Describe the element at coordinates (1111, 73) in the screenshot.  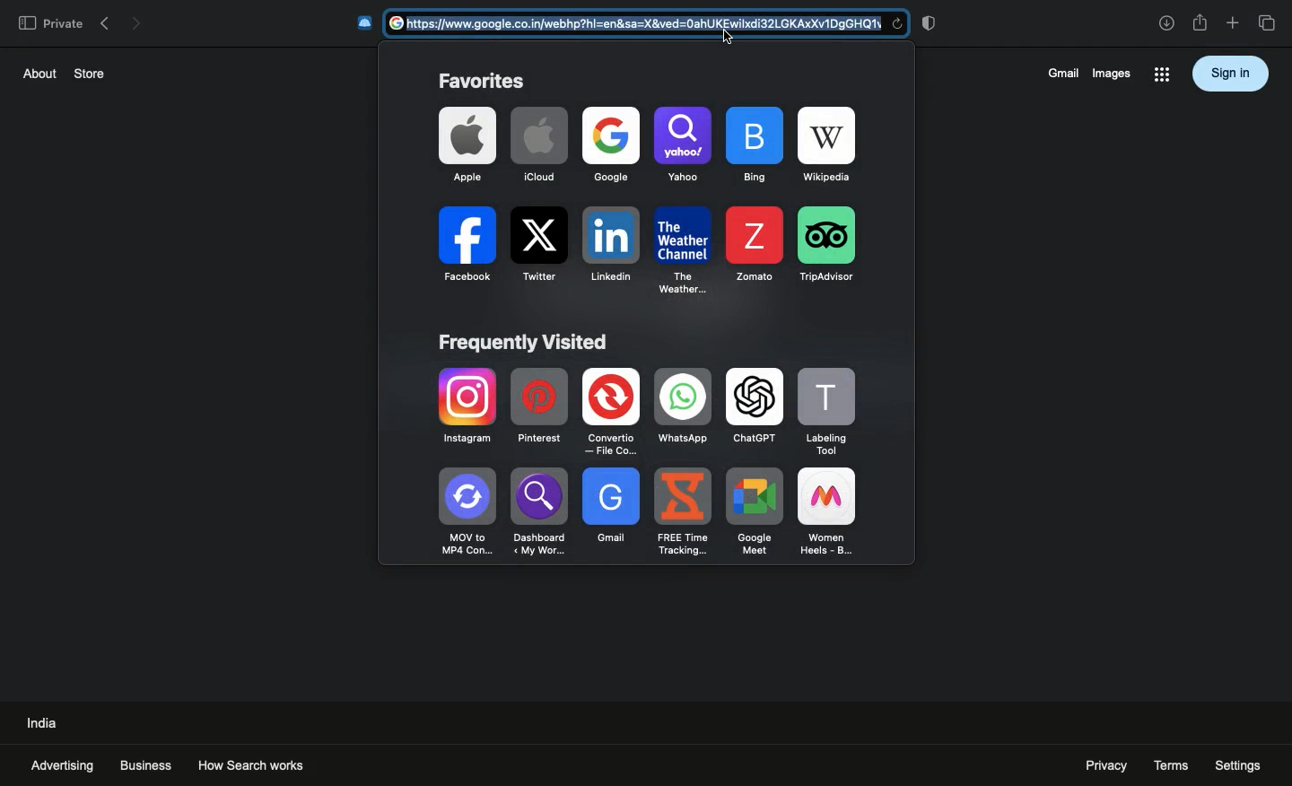
I see `images` at that location.